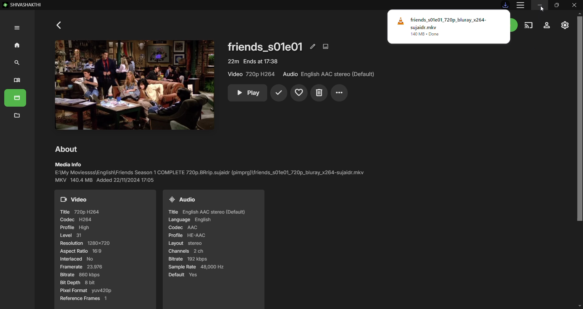 The width and height of the screenshot is (583, 309). I want to click on Video details, so click(105, 249).